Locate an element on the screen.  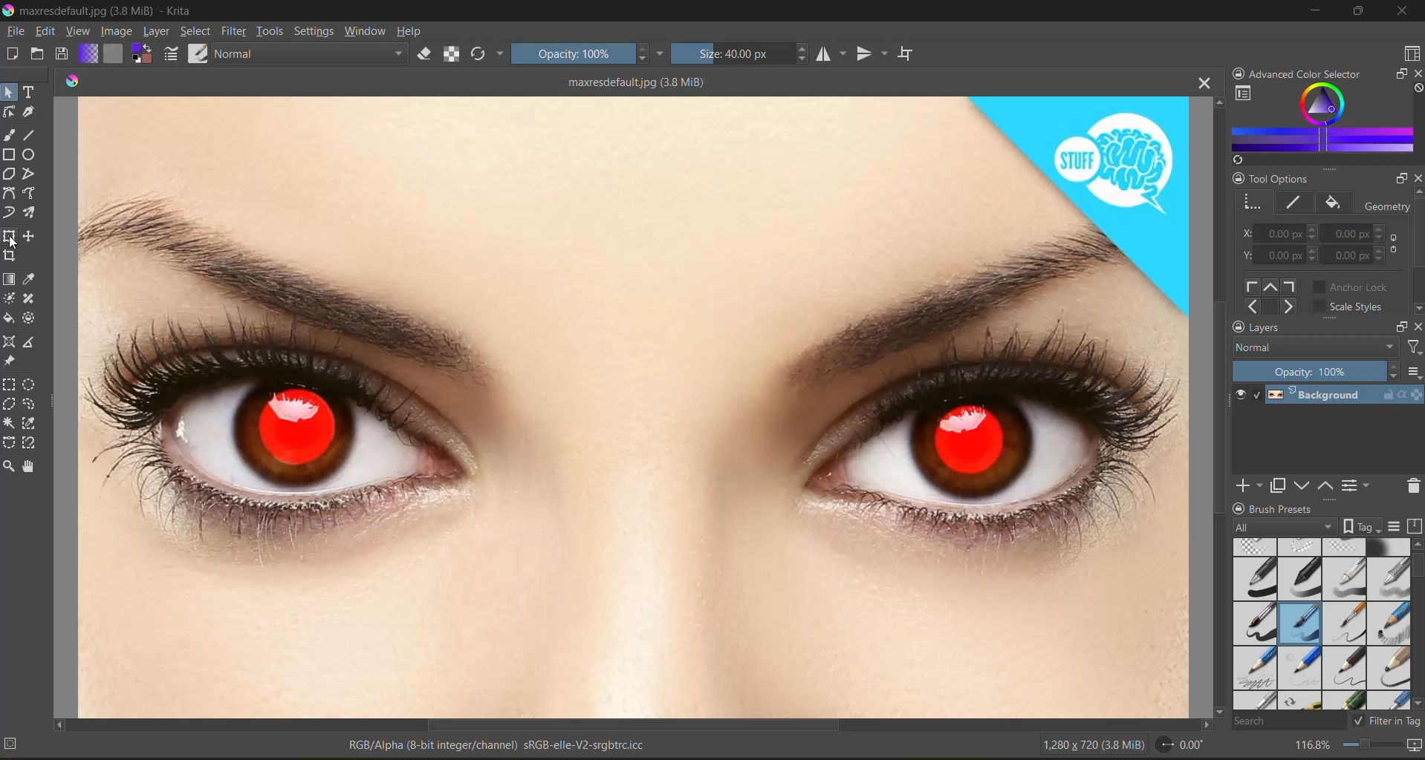
brush presets is located at coordinates (1318, 626).